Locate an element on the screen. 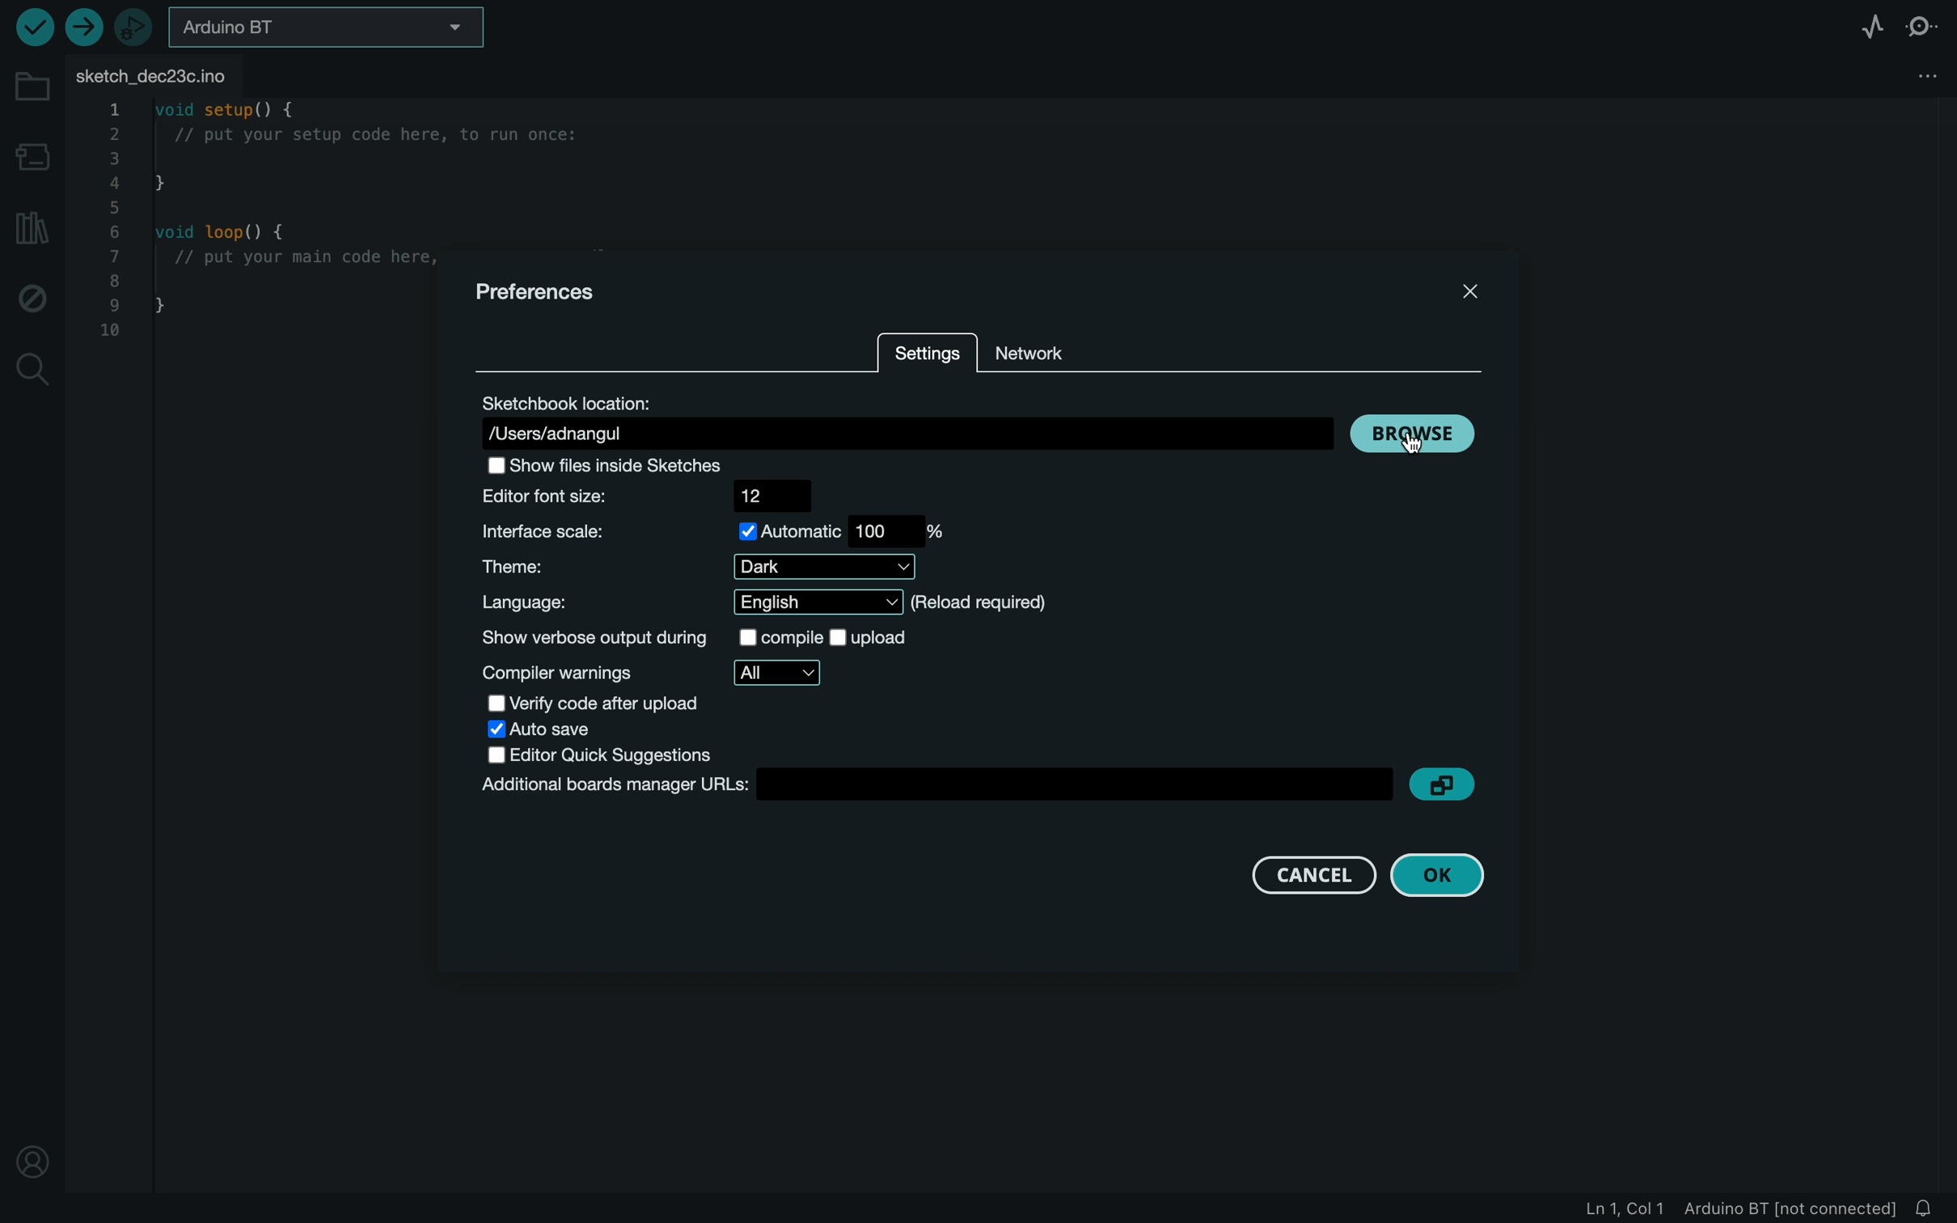  debugger is located at coordinates (137, 26).